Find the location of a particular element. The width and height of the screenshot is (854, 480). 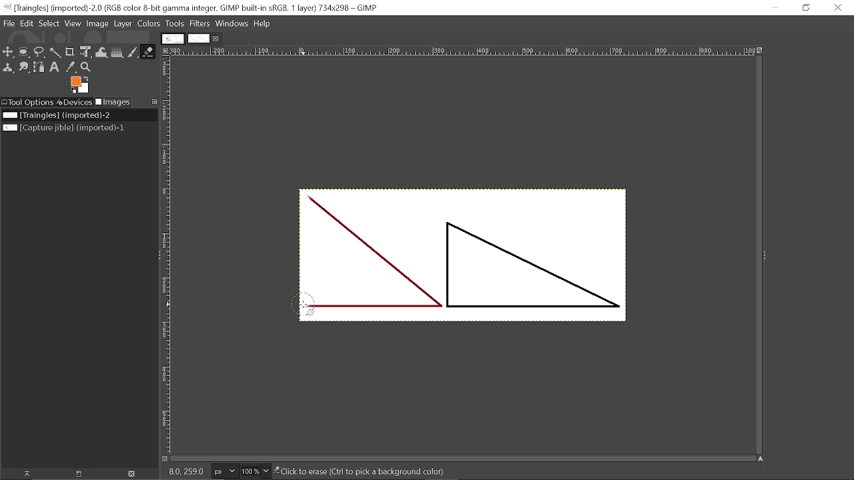

Color picker tool is located at coordinates (70, 67).